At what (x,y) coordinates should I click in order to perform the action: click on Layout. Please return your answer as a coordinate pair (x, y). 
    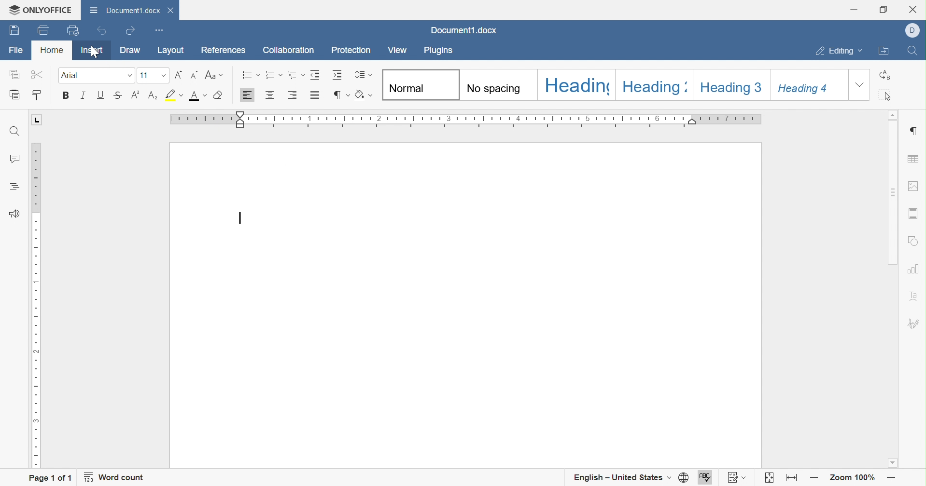
    Looking at the image, I should click on (173, 50).